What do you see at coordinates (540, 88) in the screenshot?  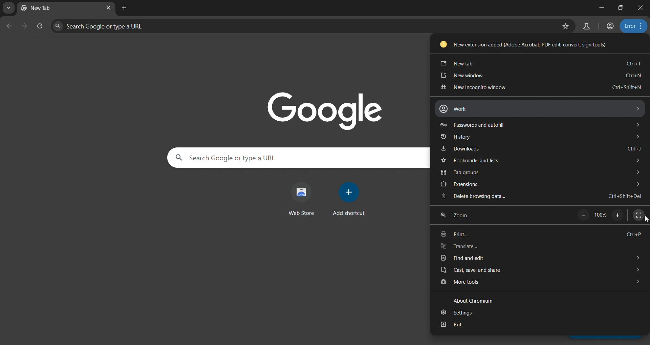 I see `new incognito window` at bounding box center [540, 88].